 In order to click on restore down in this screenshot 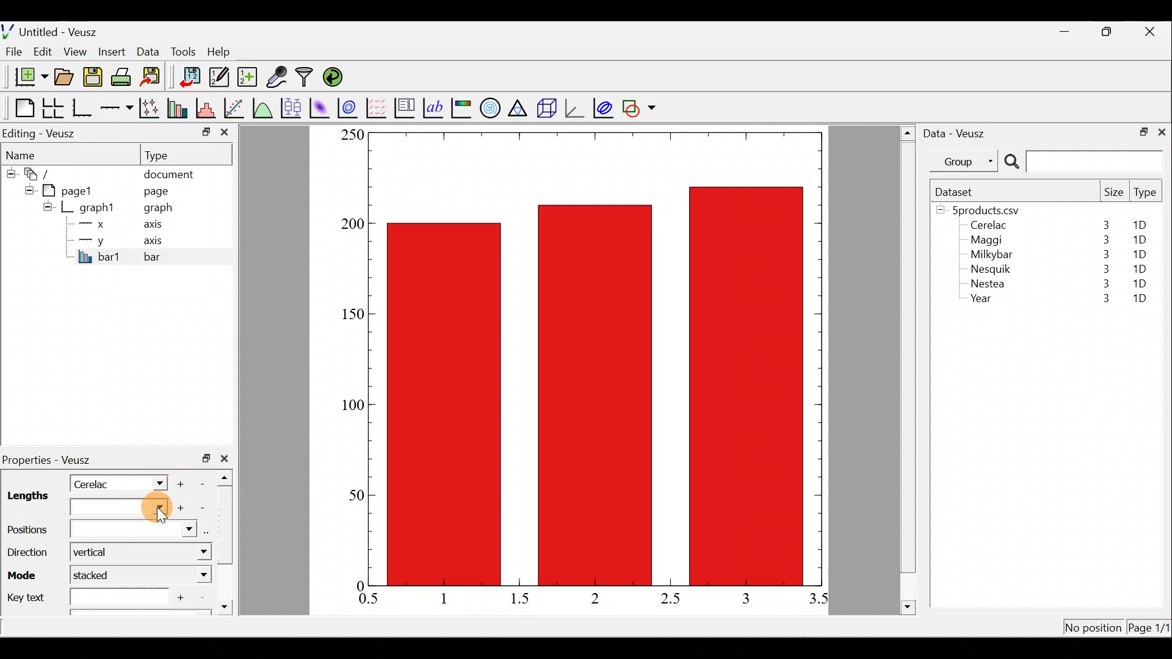, I will do `click(1140, 131)`.